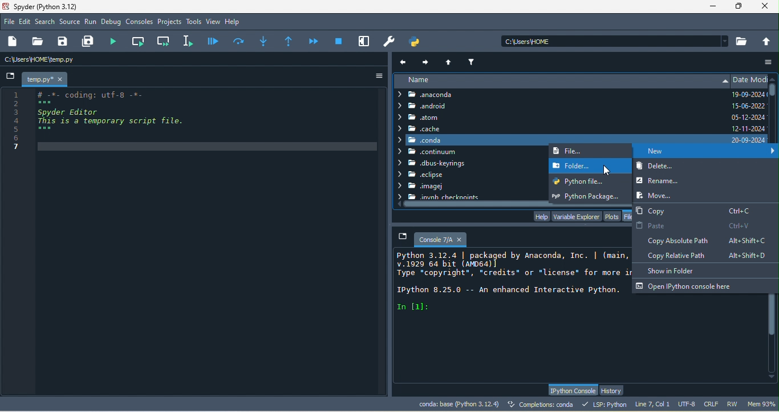  Describe the element at coordinates (435, 238) in the screenshot. I see `console 7/a` at that location.